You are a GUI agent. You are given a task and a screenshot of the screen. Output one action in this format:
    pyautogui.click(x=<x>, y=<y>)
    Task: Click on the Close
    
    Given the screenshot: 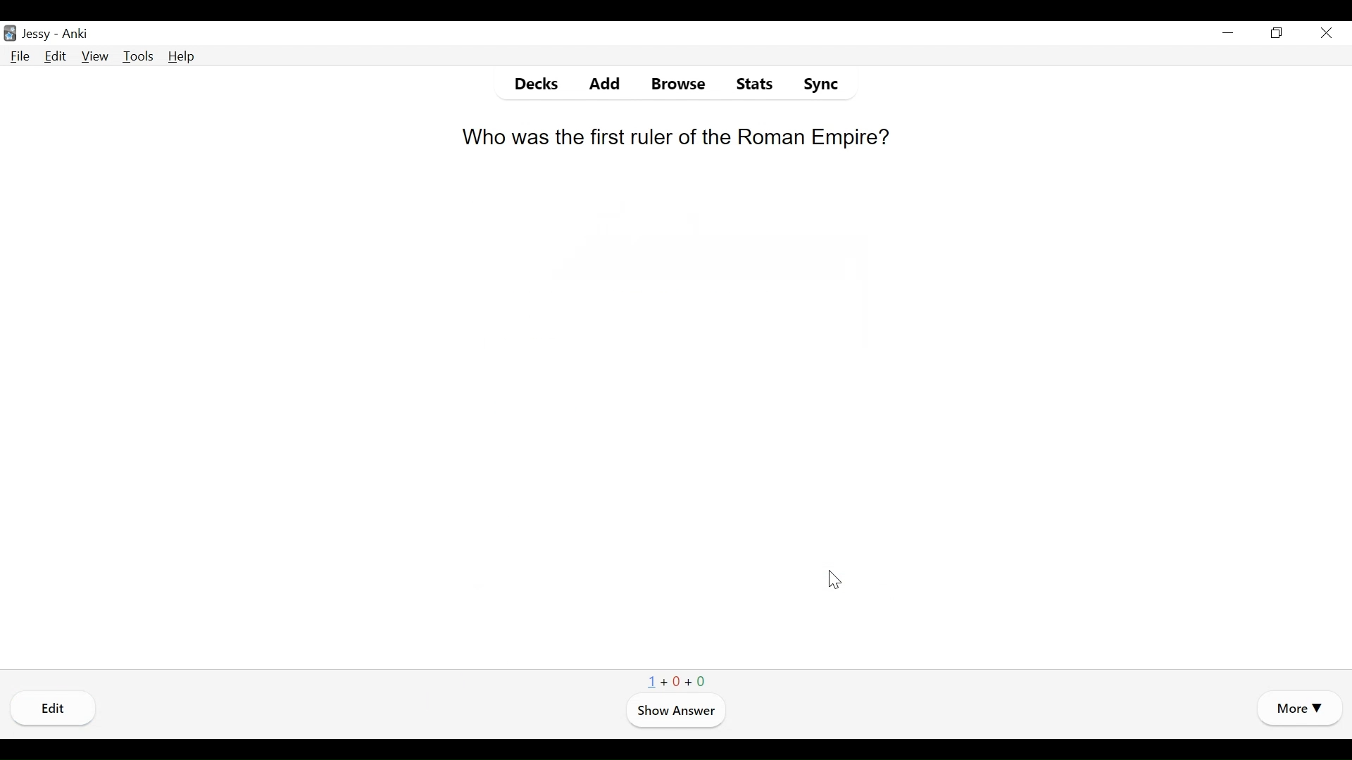 What is the action you would take?
    pyautogui.click(x=1325, y=32)
    